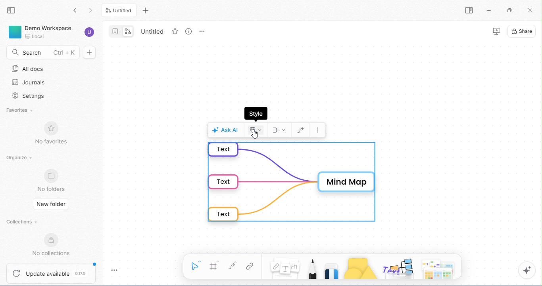  Describe the element at coordinates (194, 266) in the screenshot. I see `select` at that location.